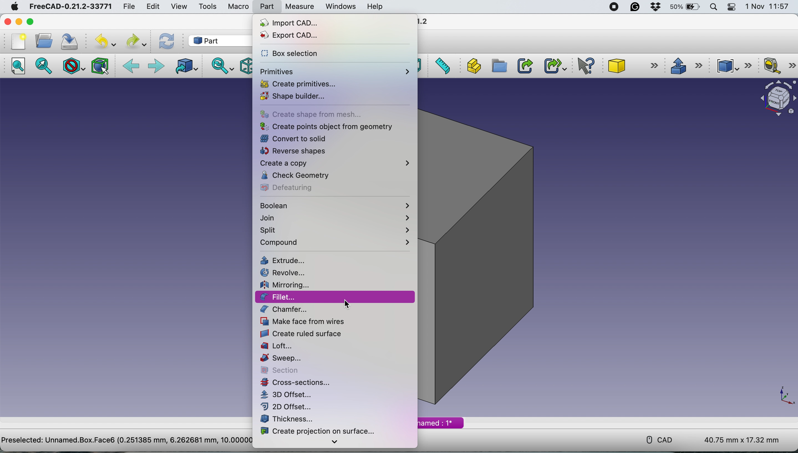 This screenshot has width=798, height=453. What do you see at coordinates (290, 407) in the screenshot?
I see `2d offset` at bounding box center [290, 407].